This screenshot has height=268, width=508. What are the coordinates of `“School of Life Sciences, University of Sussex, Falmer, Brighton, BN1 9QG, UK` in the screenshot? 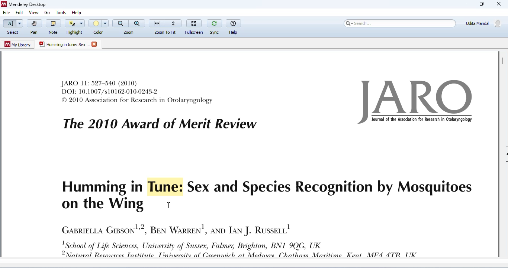 It's located at (246, 249).